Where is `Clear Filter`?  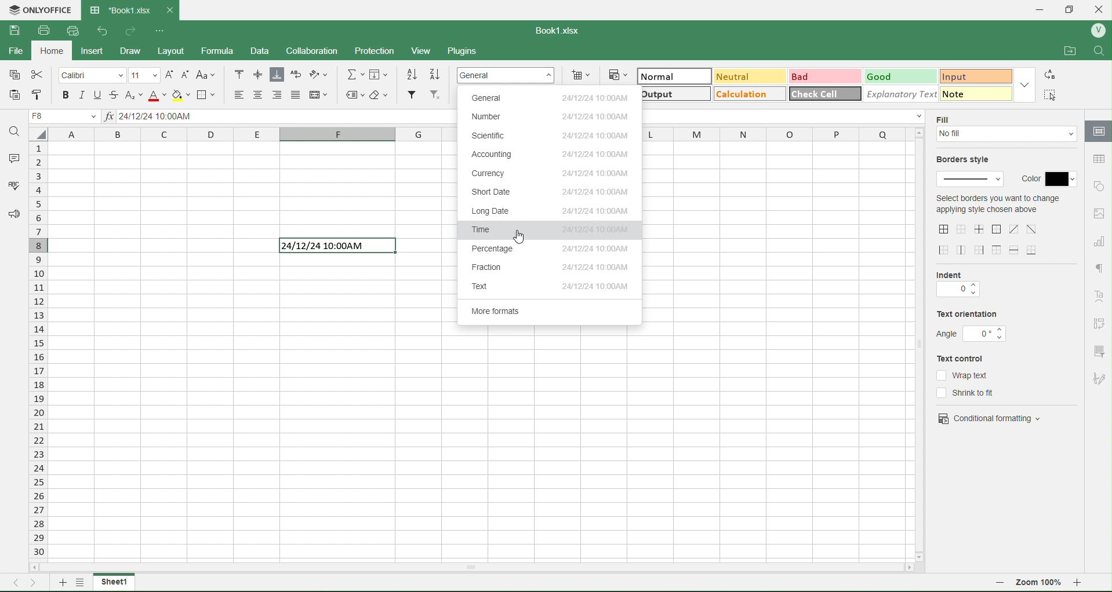
Clear Filter is located at coordinates (435, 96).